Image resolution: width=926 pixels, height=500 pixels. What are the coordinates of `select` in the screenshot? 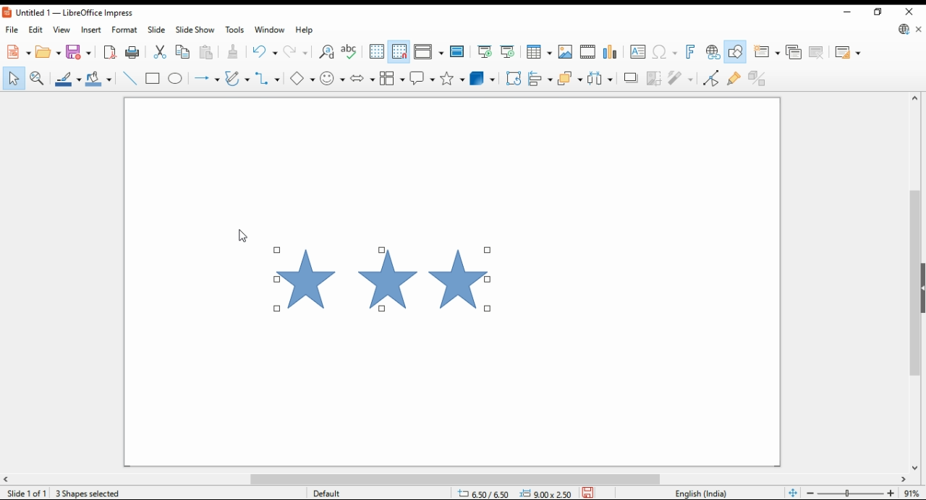 It's located at (14, 78).